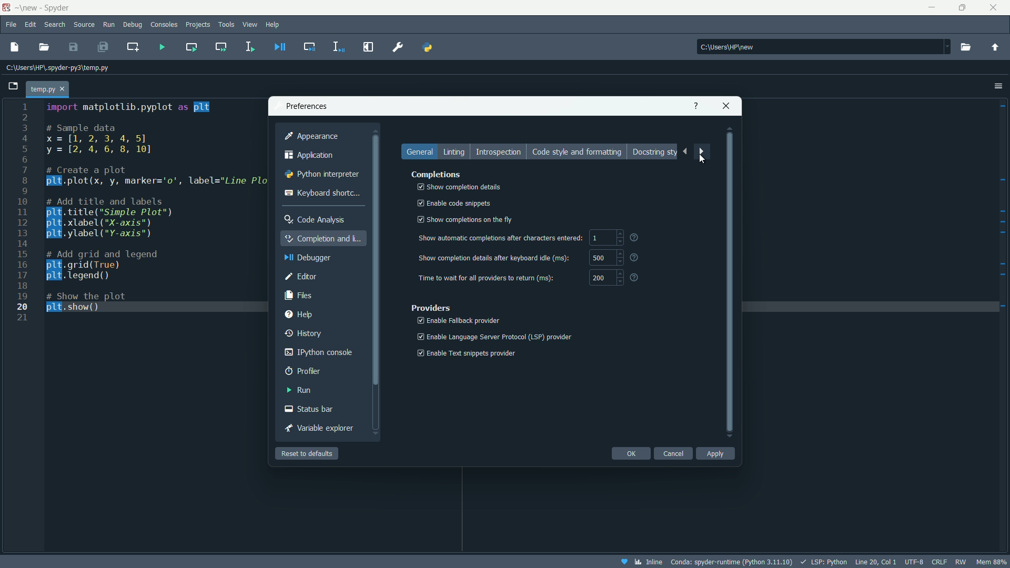 The image size is (1010, 568). Describe the element at coordinates (695, 105) in the screenshot. I see `help` at that location.